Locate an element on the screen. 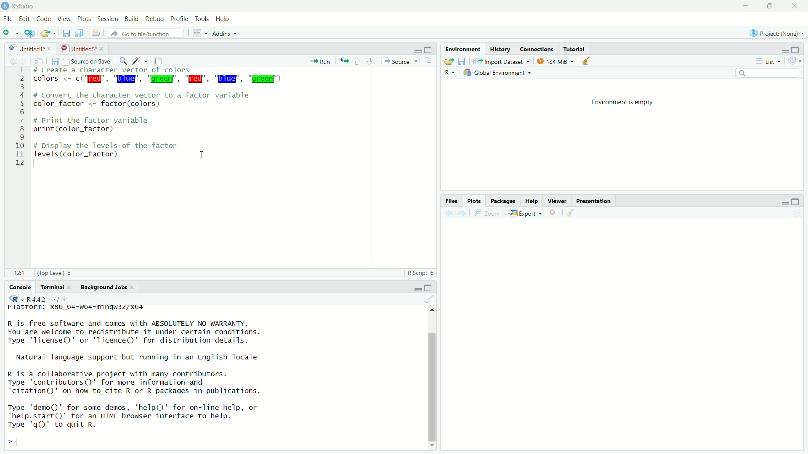  terminal is located at coordinates (56, 287).